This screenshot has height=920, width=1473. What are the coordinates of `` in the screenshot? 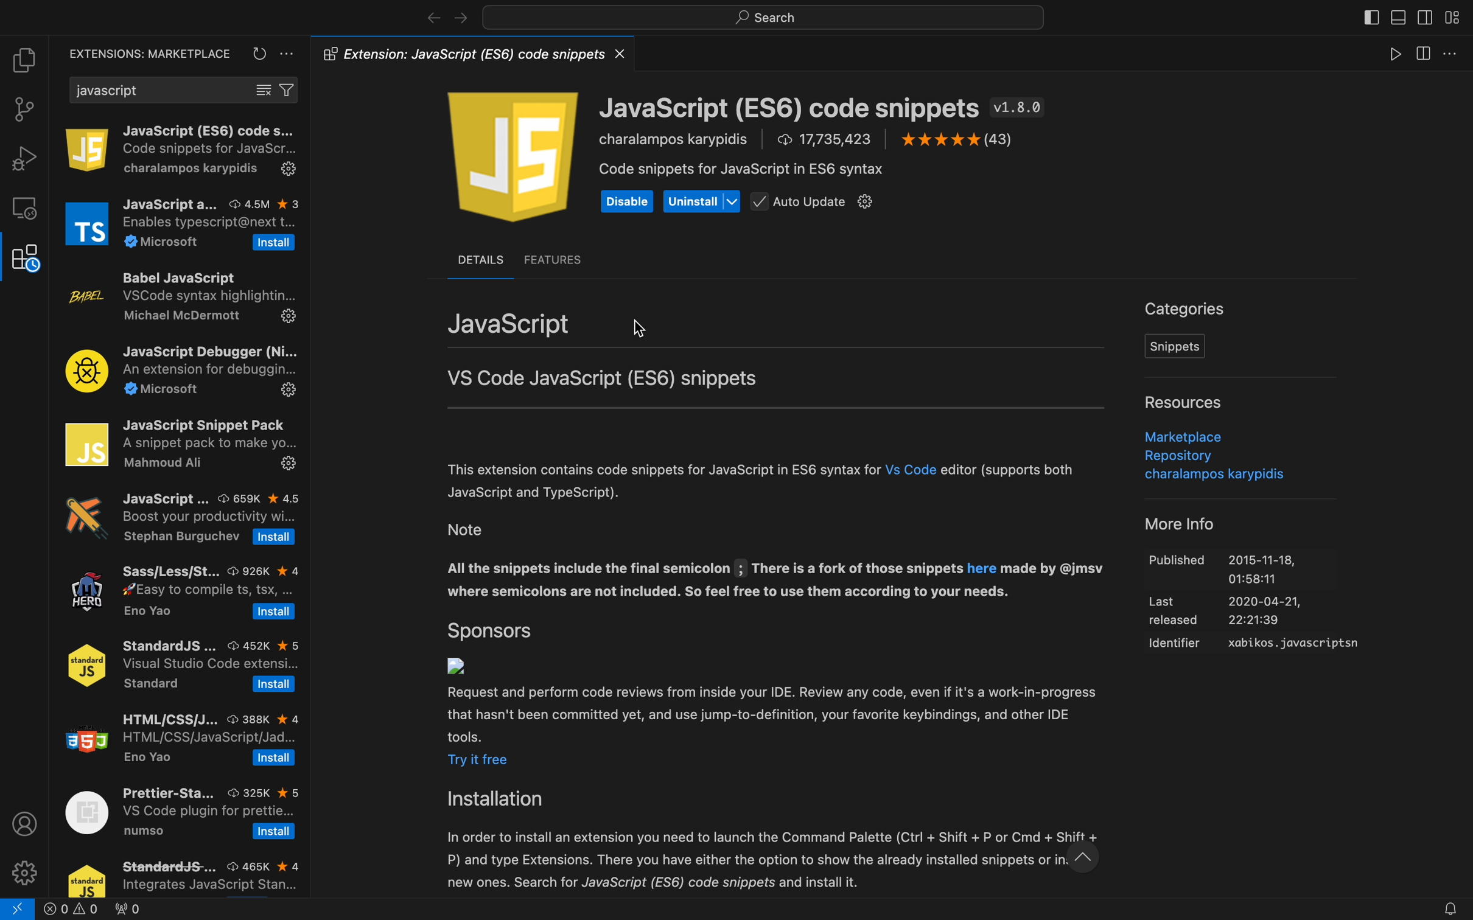 It's located at (735, 171).